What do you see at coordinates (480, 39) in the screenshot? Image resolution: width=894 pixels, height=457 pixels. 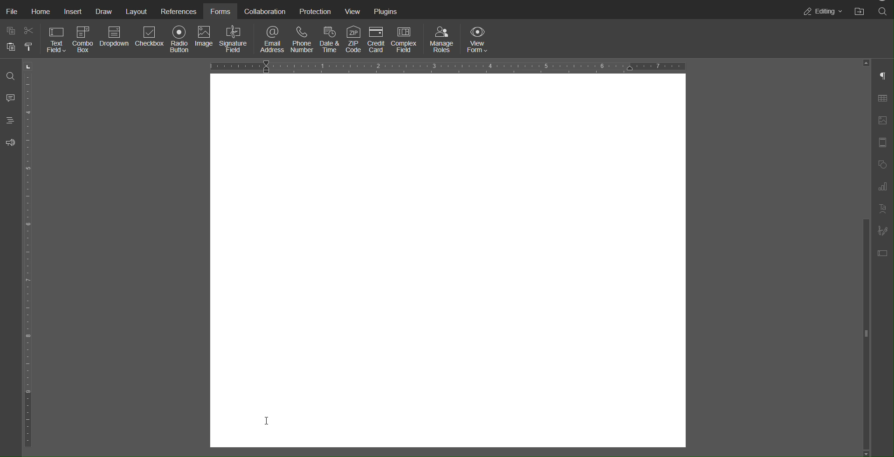 I see `View Form` at bounding box center [480, 39].